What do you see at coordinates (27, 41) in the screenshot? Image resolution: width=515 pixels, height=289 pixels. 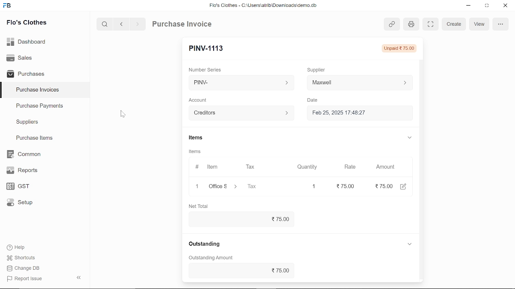 I see `Dashboard` at bounding box center [27, 41].